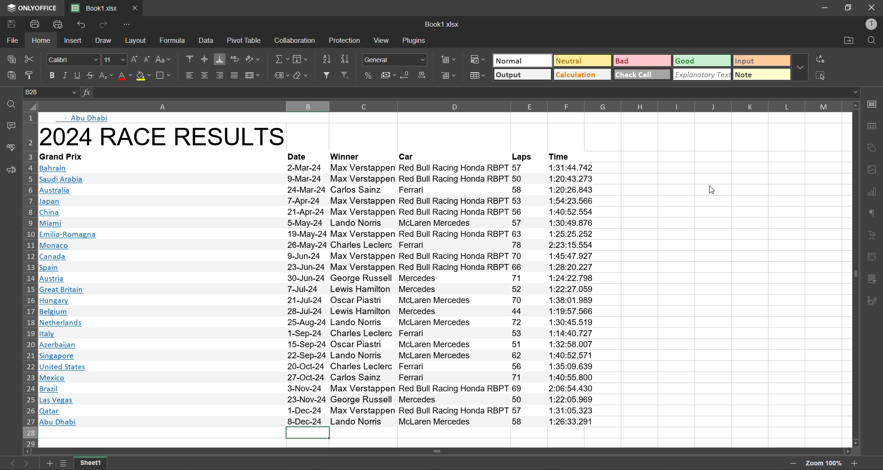  Describe the element at coordinates (478, 77) in the screenshot. I see `format as table` at that location.